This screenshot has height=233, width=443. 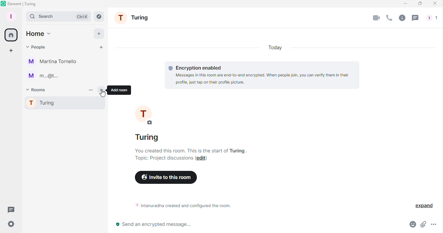 What do you see at coordinates (435, 226) in the screenshot?
I see `More options` at bounding box center [435, 226].